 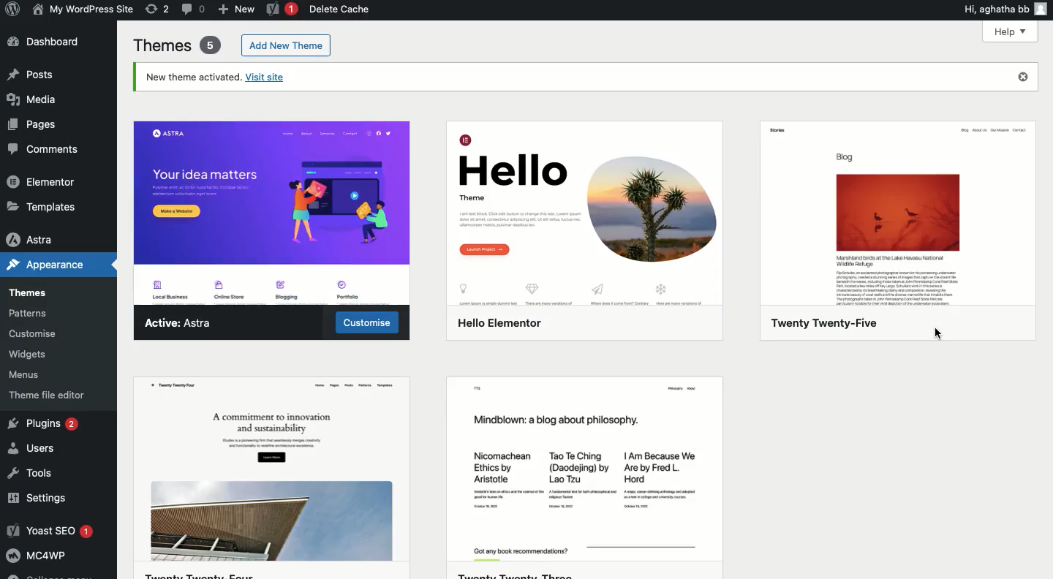 I want to click on  Astra, so click(x=38, y=240).